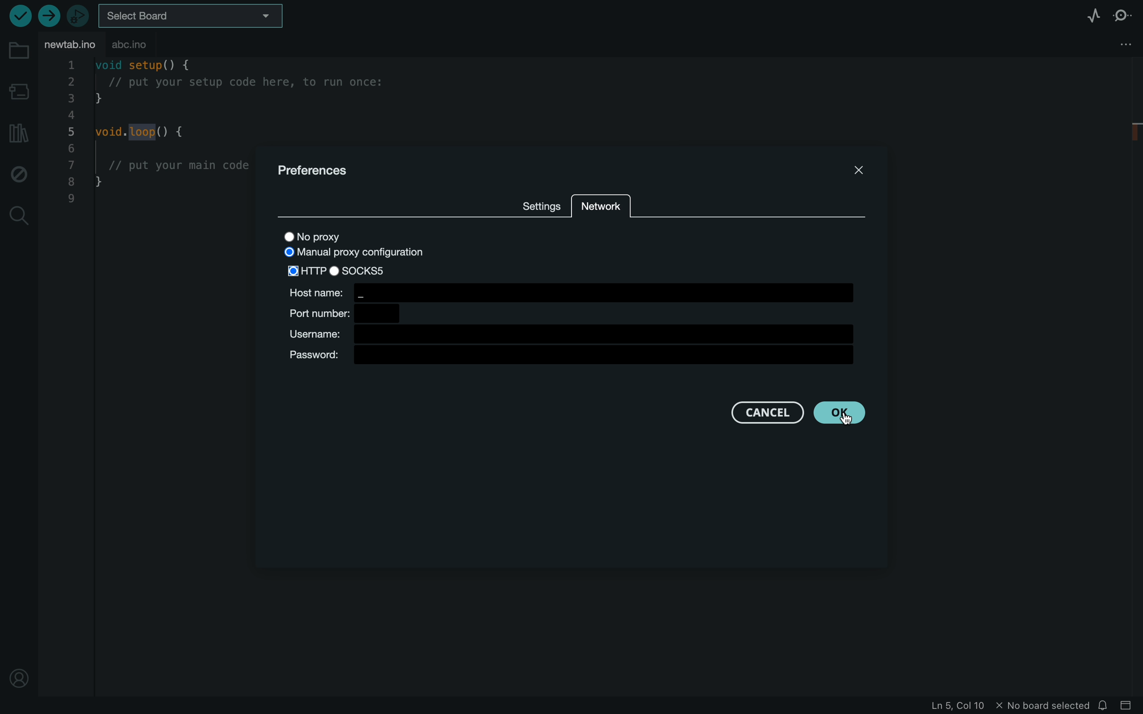  Describe the element at coordinates (353, 254) in the screenshot. I see `mutual proxy` at that location.